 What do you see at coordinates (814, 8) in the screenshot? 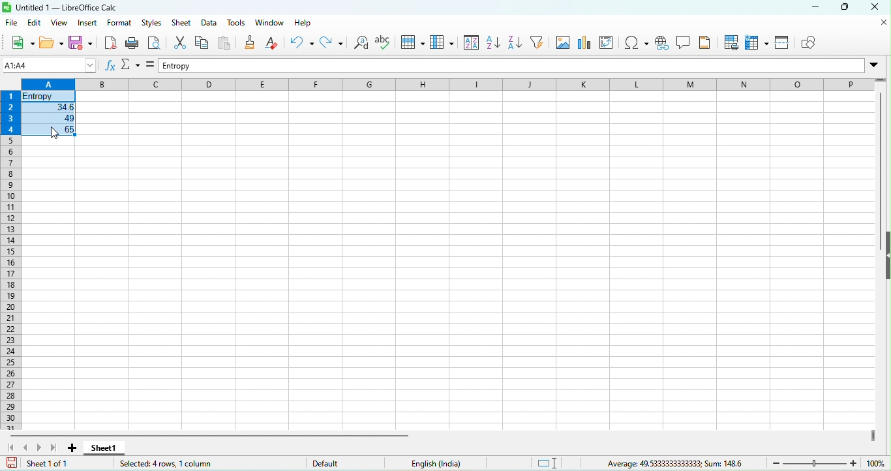
I see `minimize` at bounding box center [814, 8].